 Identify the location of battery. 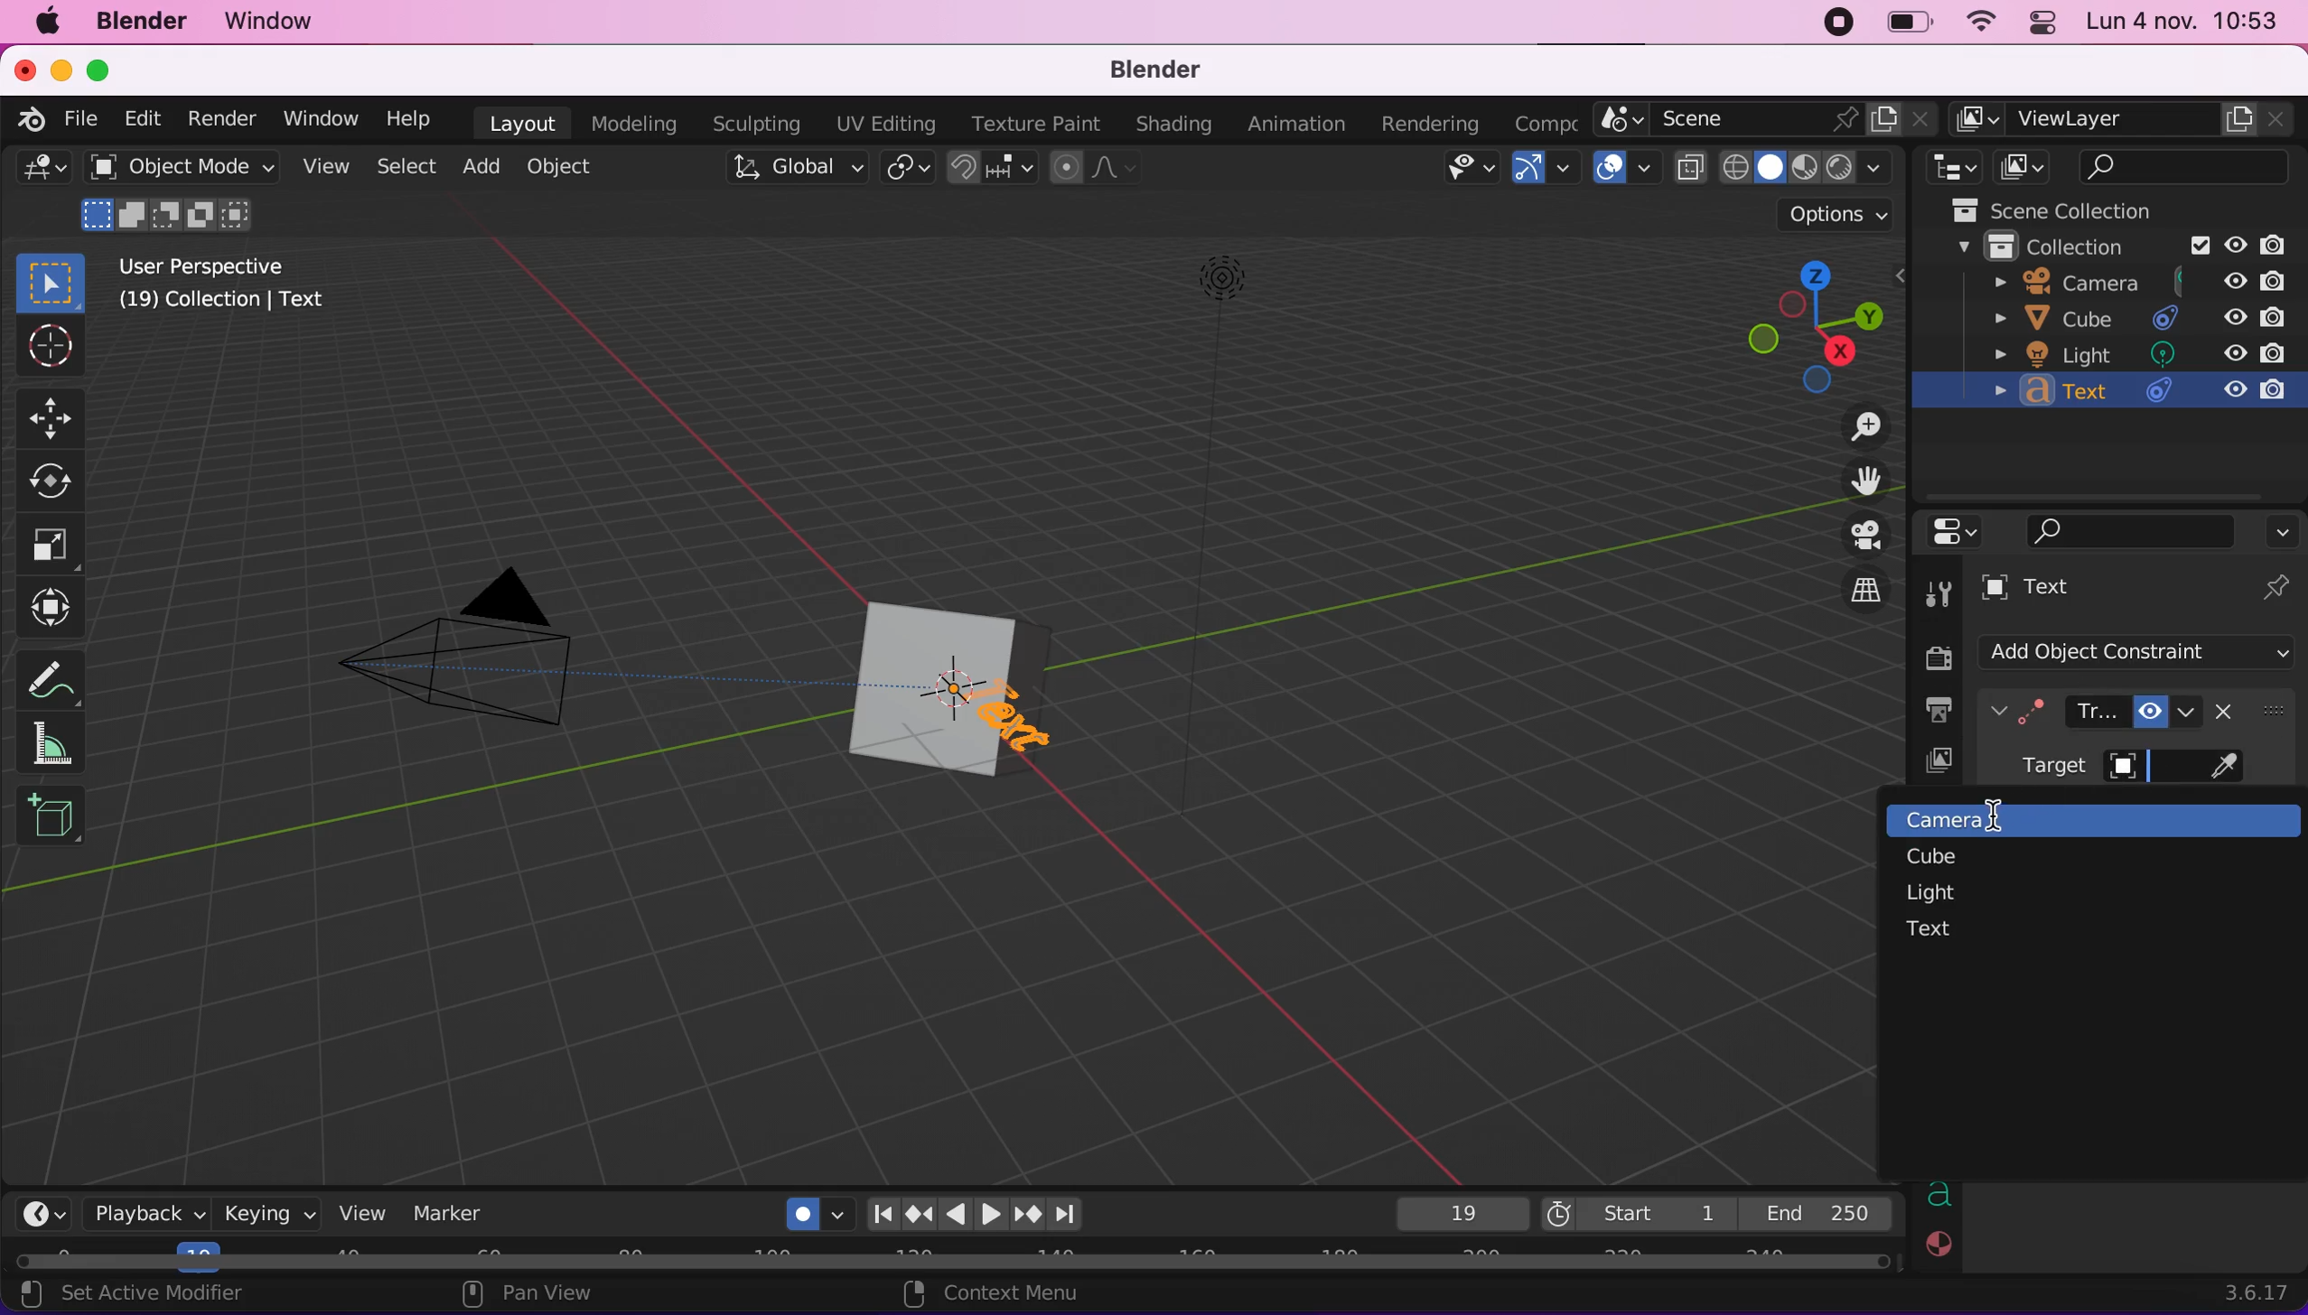
(1907, 24).